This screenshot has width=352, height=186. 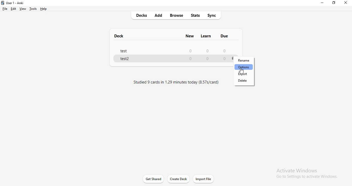 What do you see at coordinates (334, 3) in the screenshot?
I see `restore` at bounding box center [334, 3].